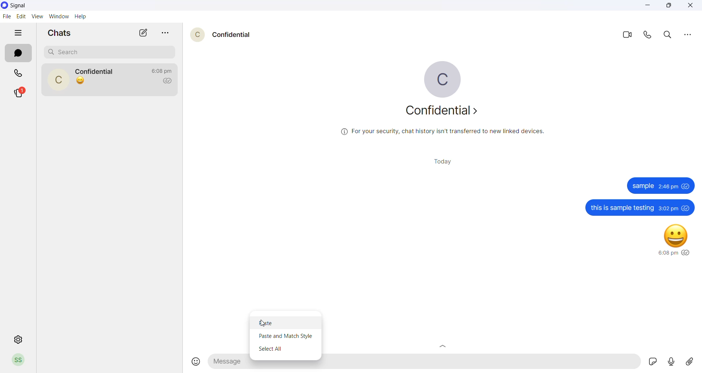 The height and width of the screenshot is (373, 702). I want to click on voice call, so click(650, 37).